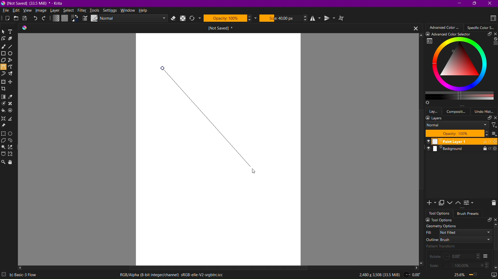 This screenshot has width=498, height=279. I want to click on Left, so click(20, 268).